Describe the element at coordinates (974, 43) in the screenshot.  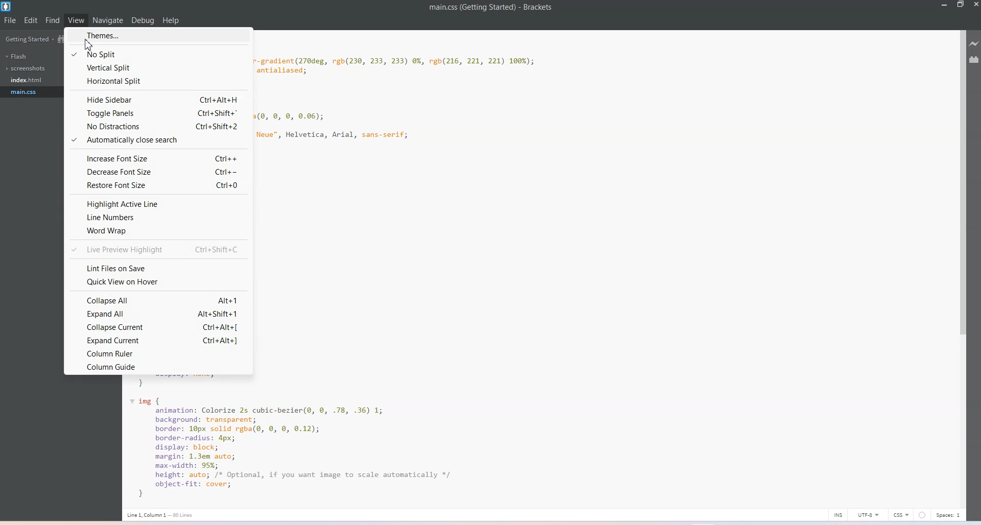
I see `Live Preview` at that location.